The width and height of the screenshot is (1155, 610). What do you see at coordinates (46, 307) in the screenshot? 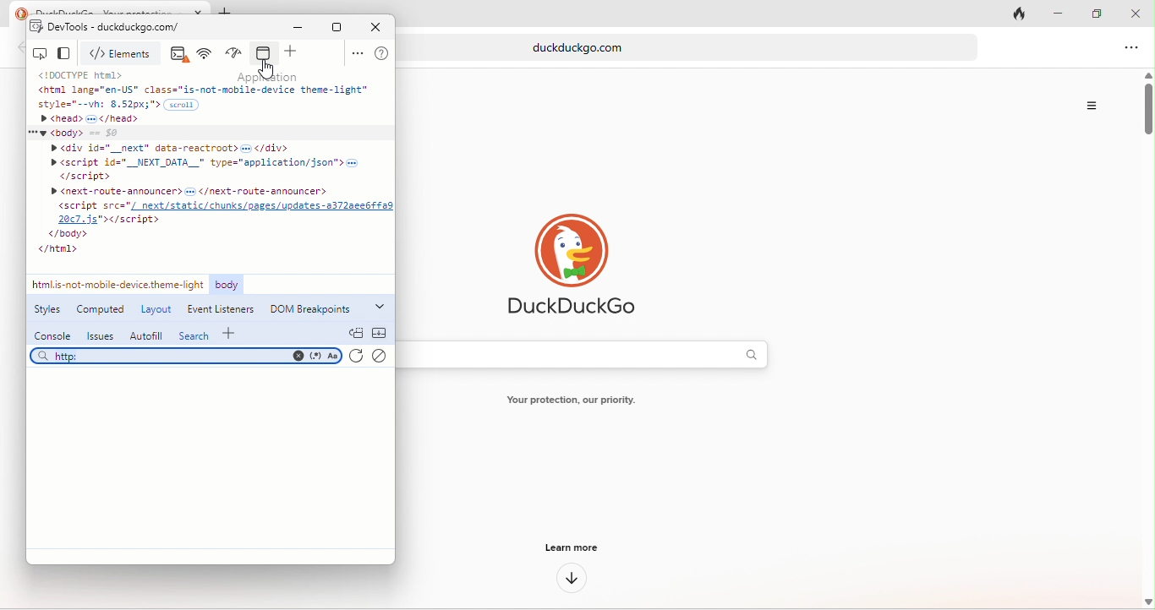
I see `styles` at bounding box center [46, 307].